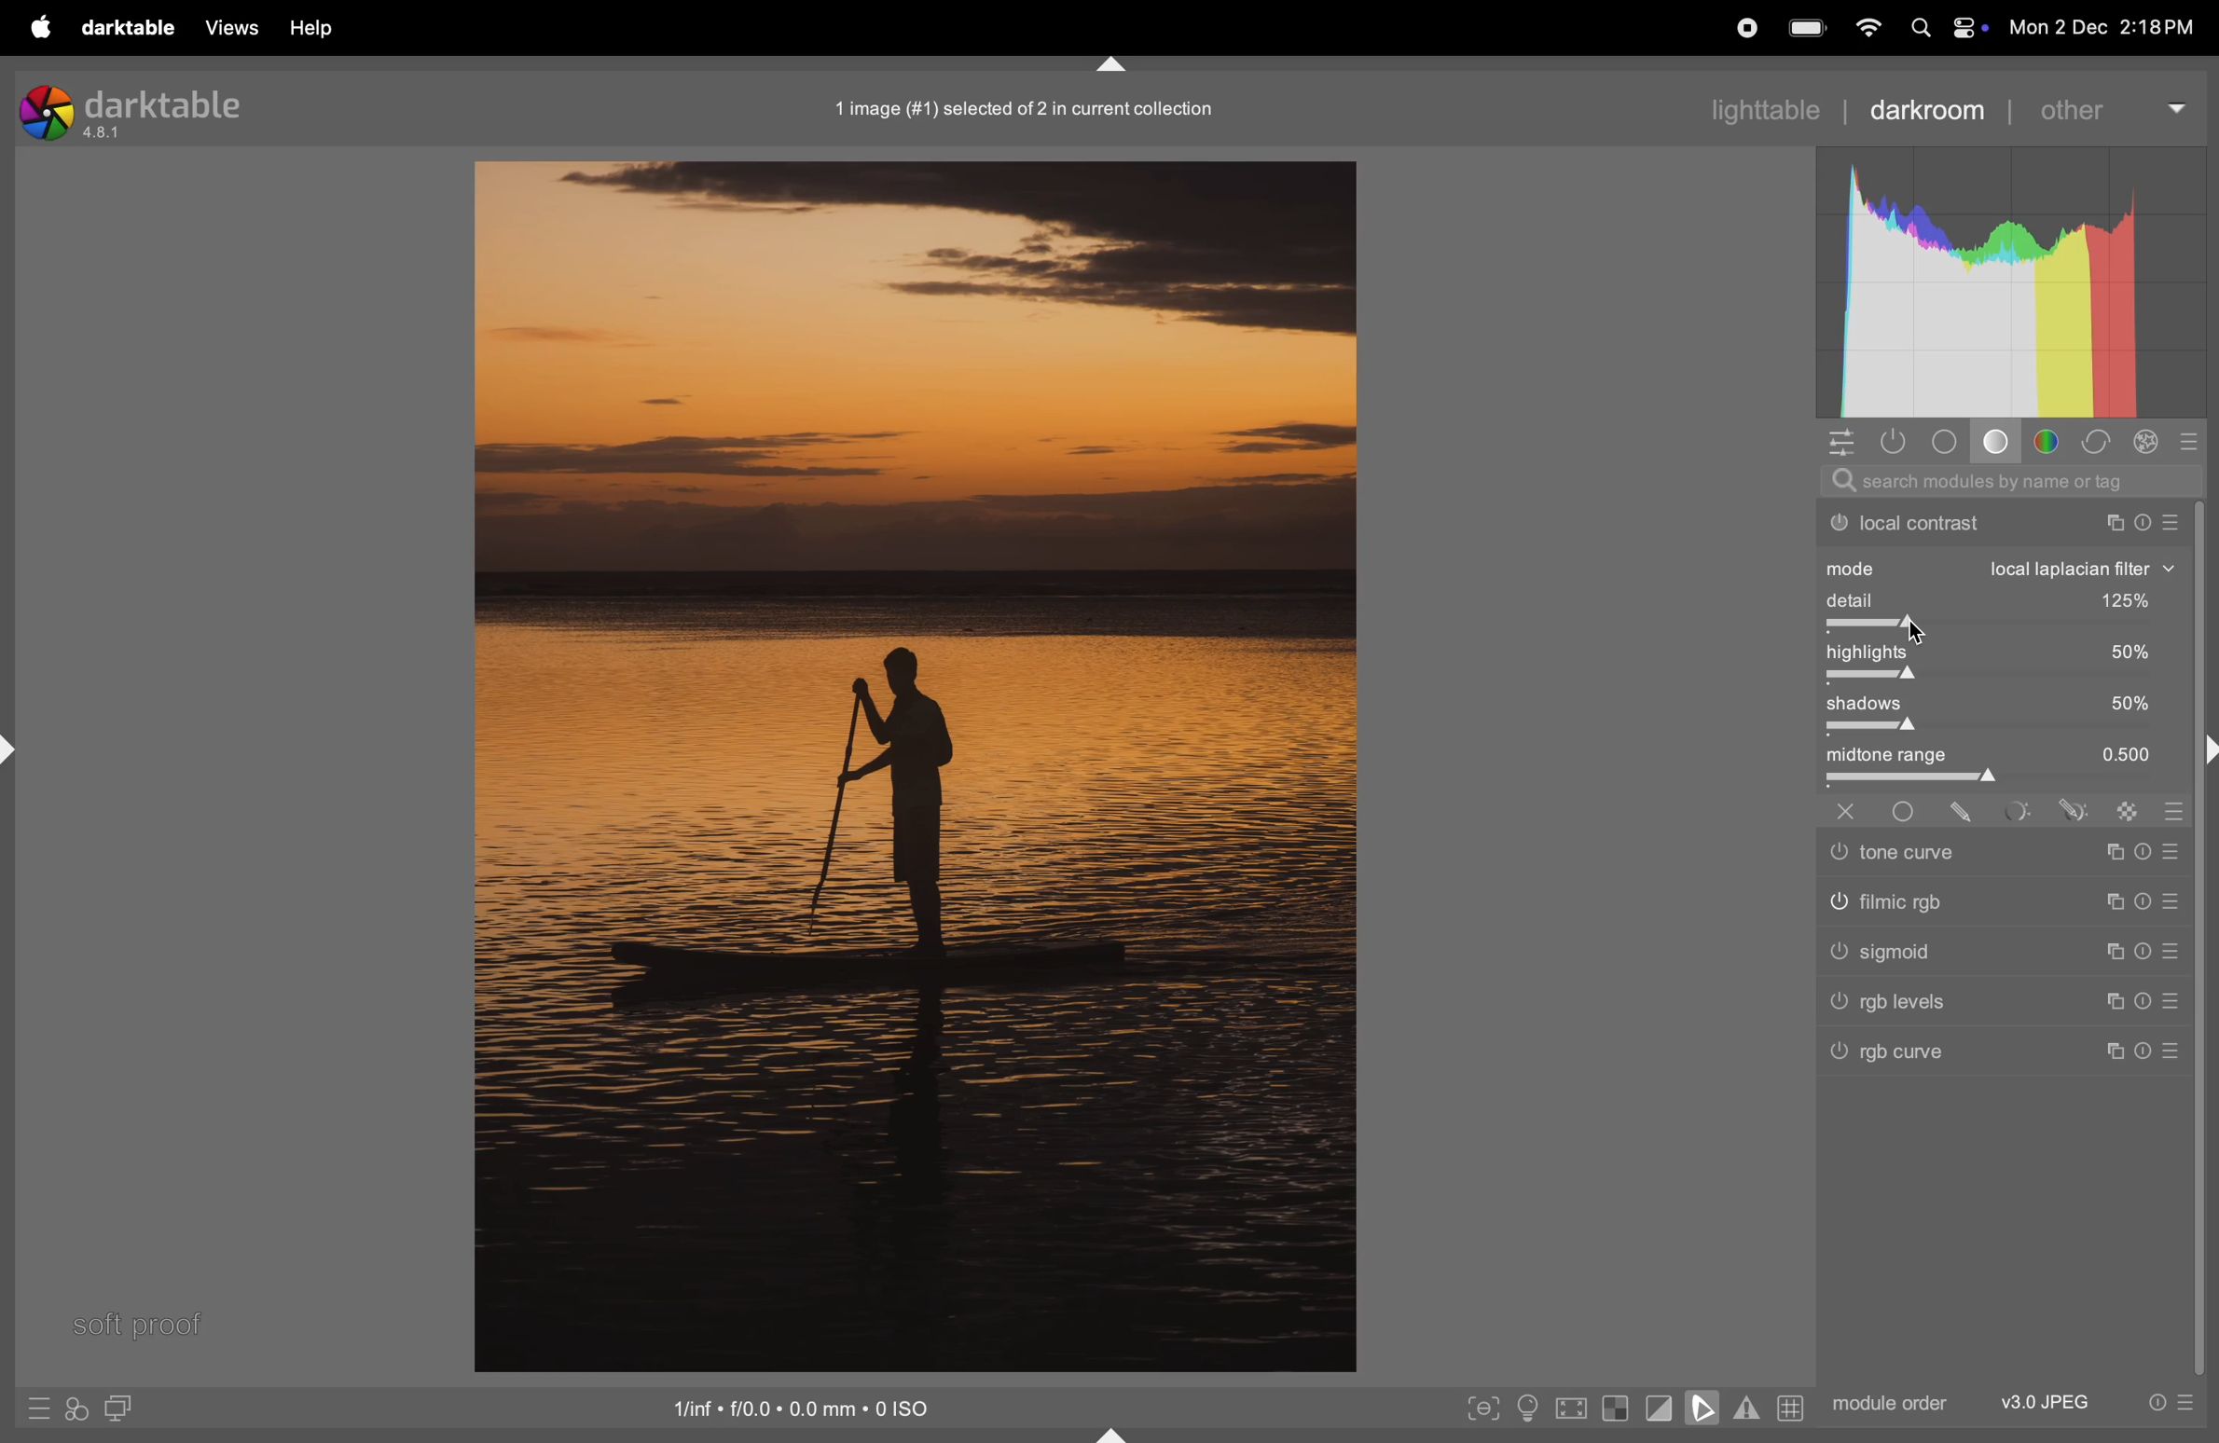  I want to click on sign, so click(2126, 816).